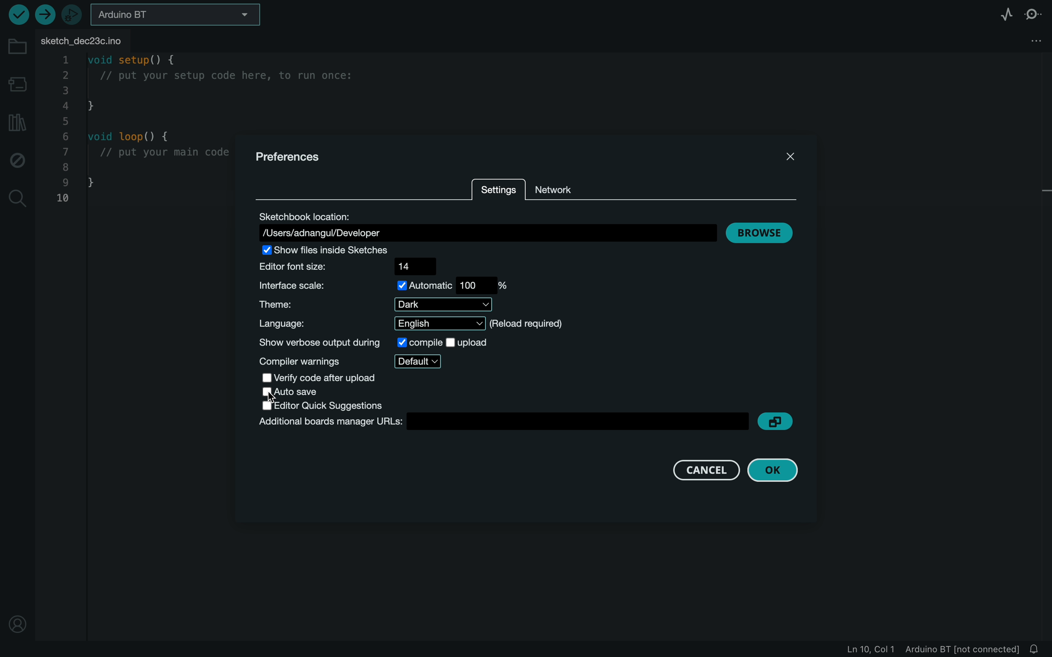  I want to click on theme, so click(383, 304).